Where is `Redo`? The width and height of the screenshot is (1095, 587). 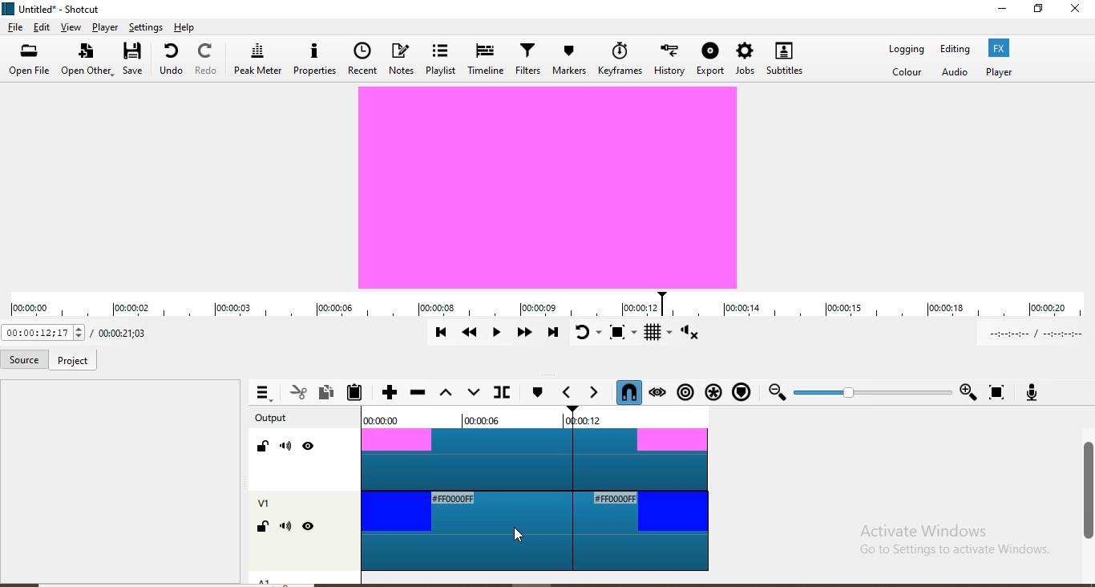
Redo is located at coordinates (206, 63).